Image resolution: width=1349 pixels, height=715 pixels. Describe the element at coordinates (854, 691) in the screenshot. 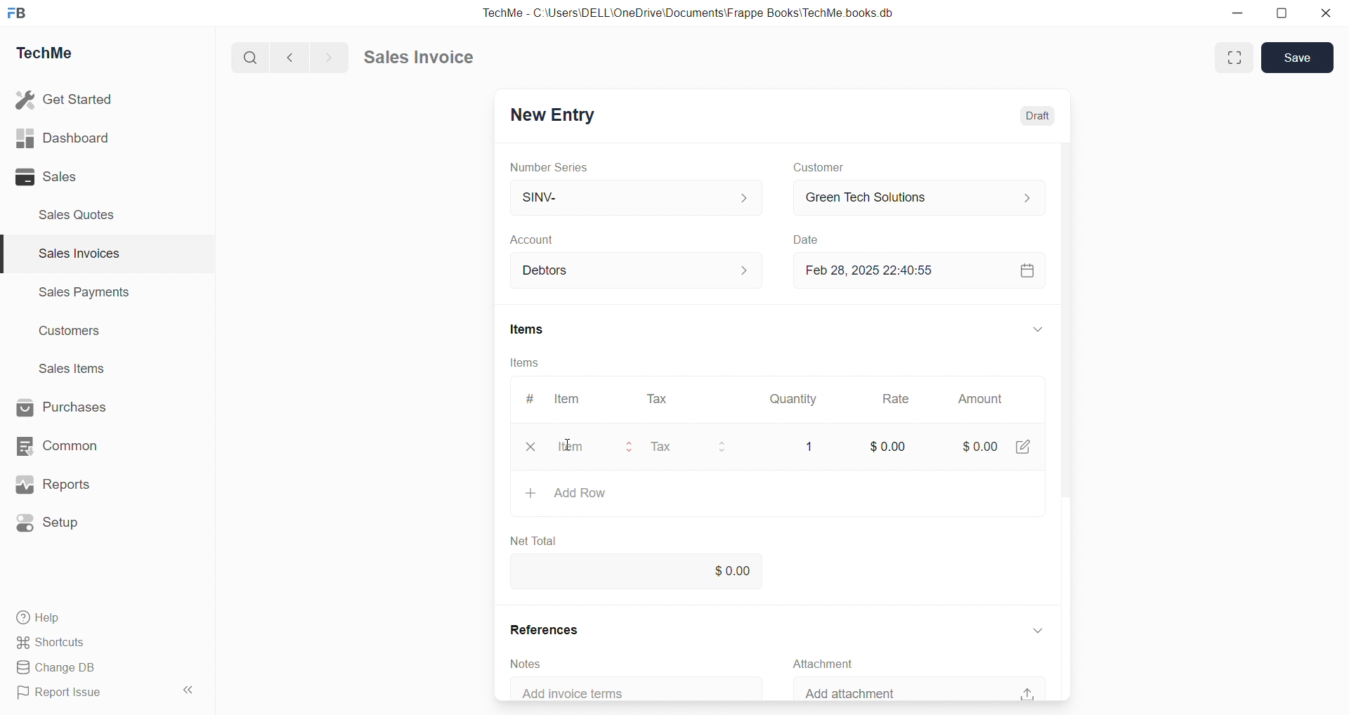

I see `Add attachment` at that location.